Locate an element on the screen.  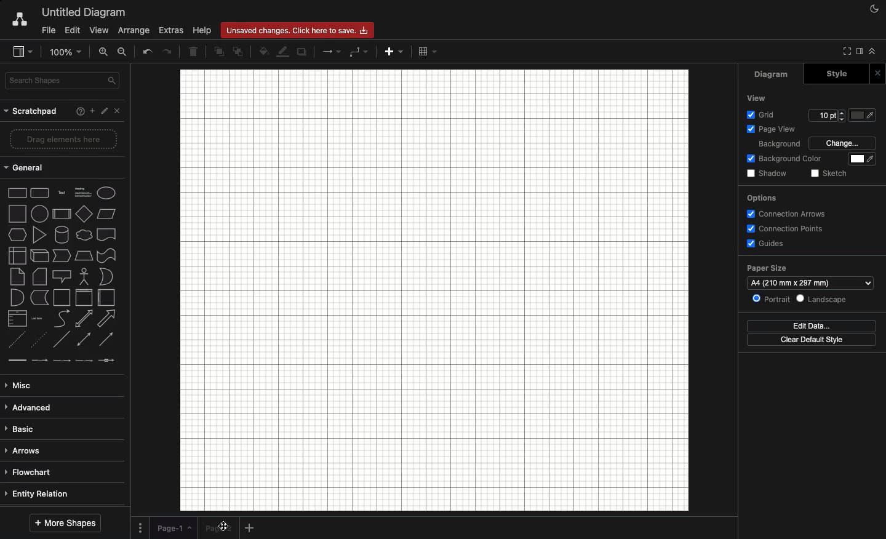
Scratchpad is located at coordinates (33, 112).